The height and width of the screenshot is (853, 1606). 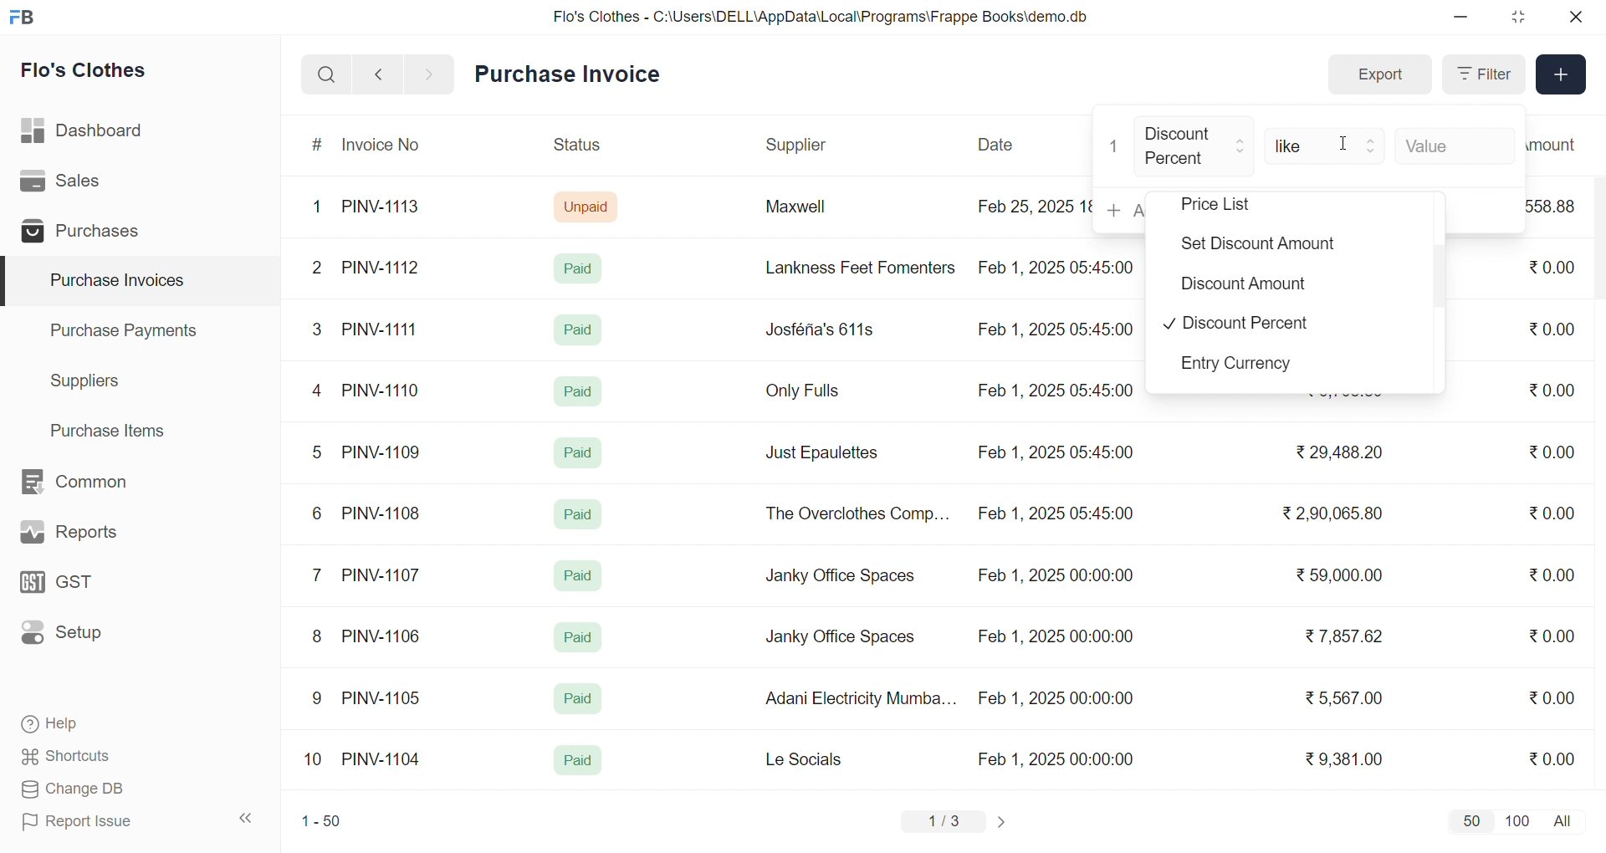 I want to click on Discount Amount, so click(x=1236, y=282).